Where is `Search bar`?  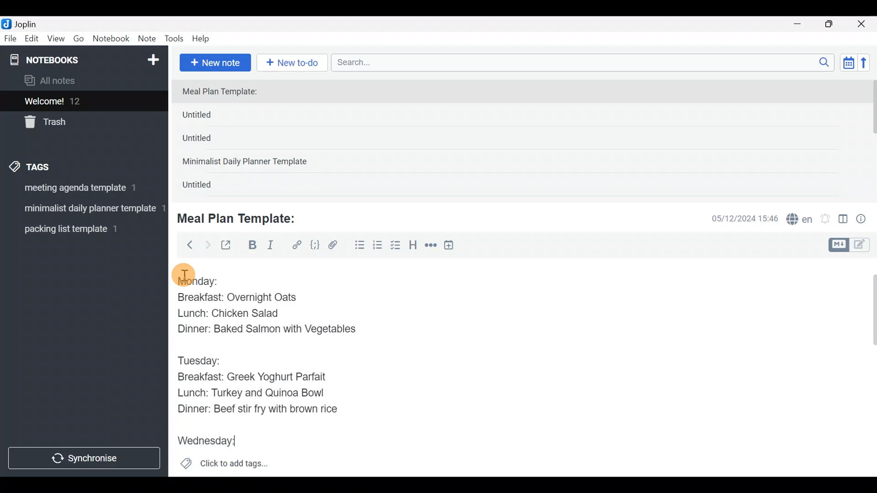
Search bar is located at coordinates (585, 61).